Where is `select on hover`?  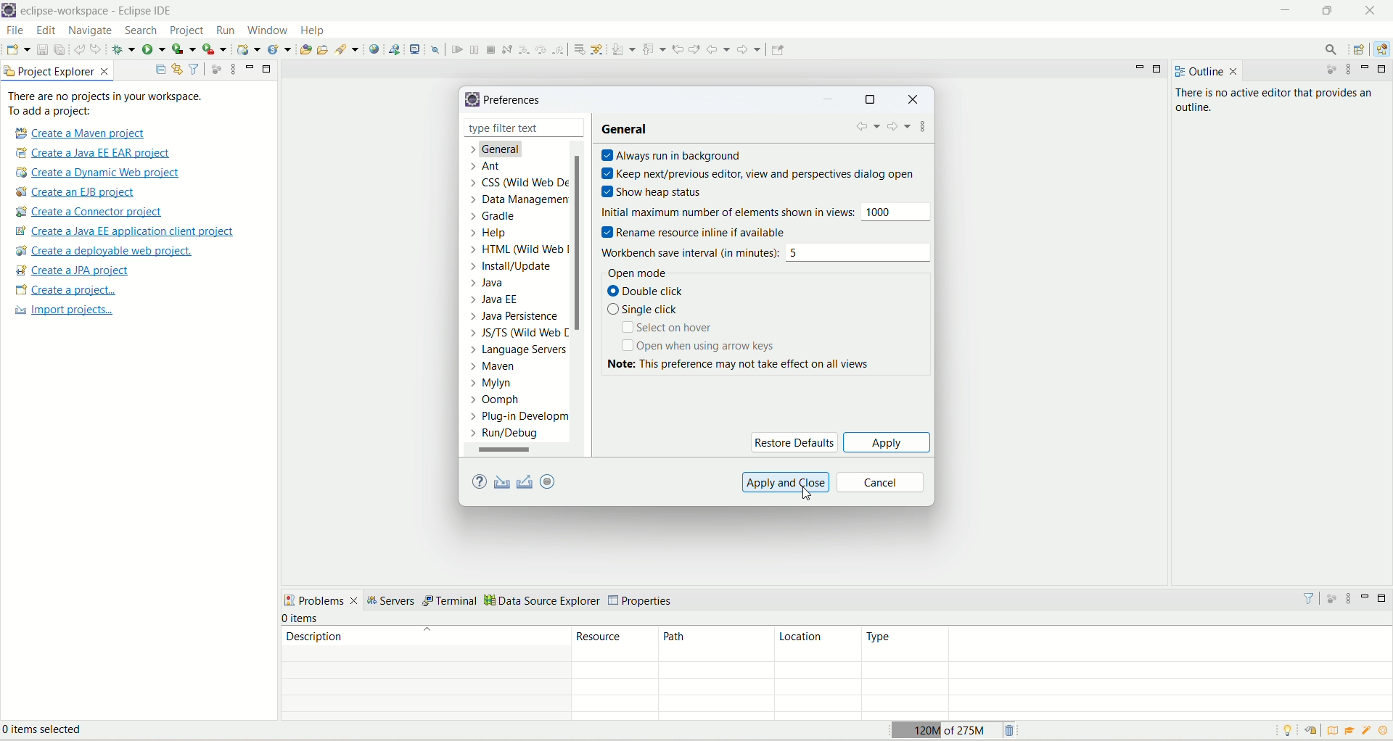 select on hover is located at coordinates (671, 329).